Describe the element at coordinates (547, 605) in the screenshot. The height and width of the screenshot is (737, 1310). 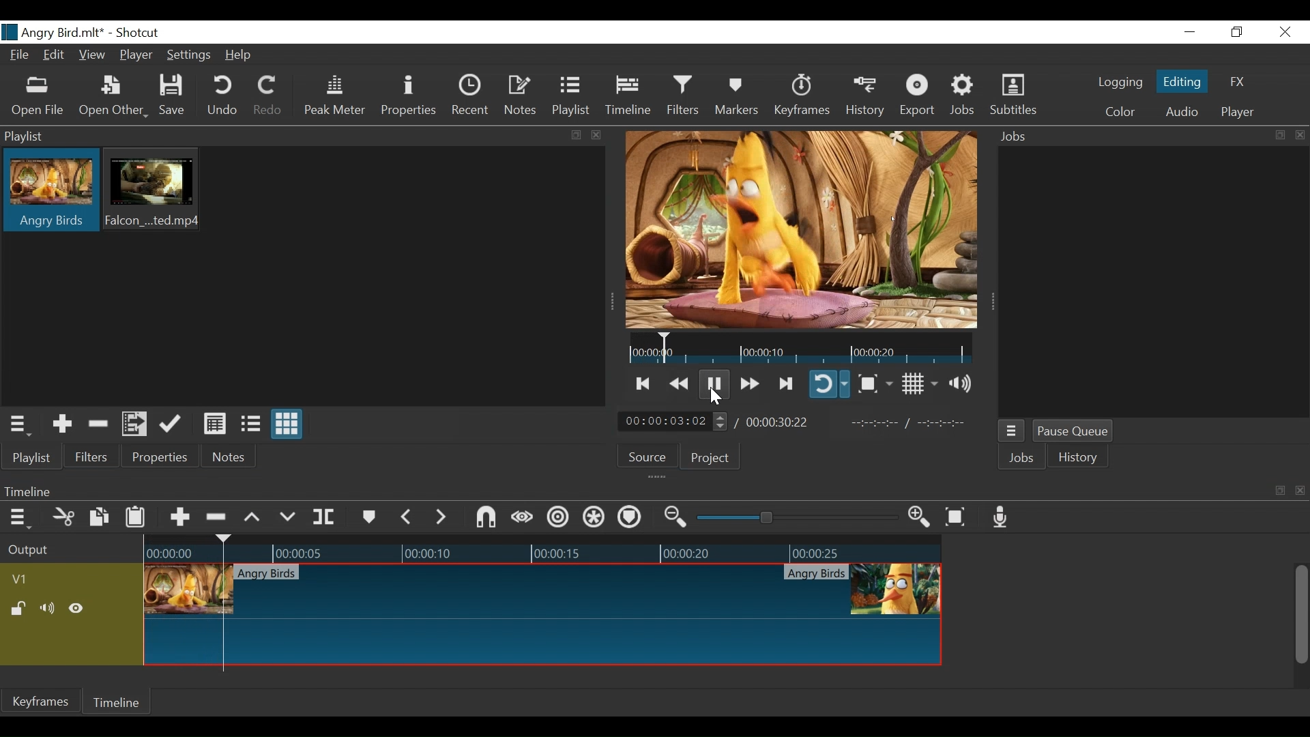
I see `thumbnail` at that location.